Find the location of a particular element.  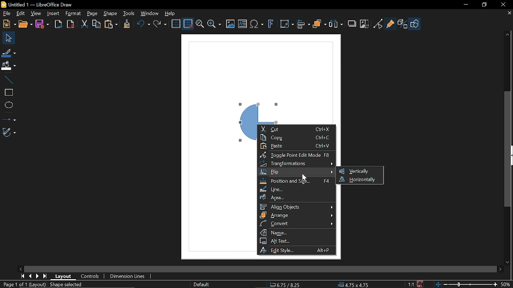

6.75/8.25(Cursor Position) is located at coordinates (285, 284).